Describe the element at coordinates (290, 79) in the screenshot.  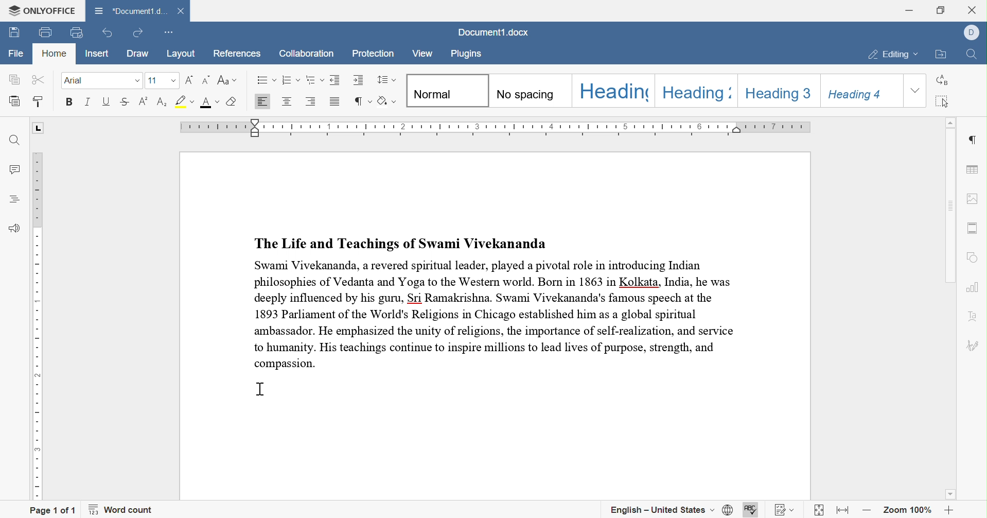
I see `numbering` at that location.